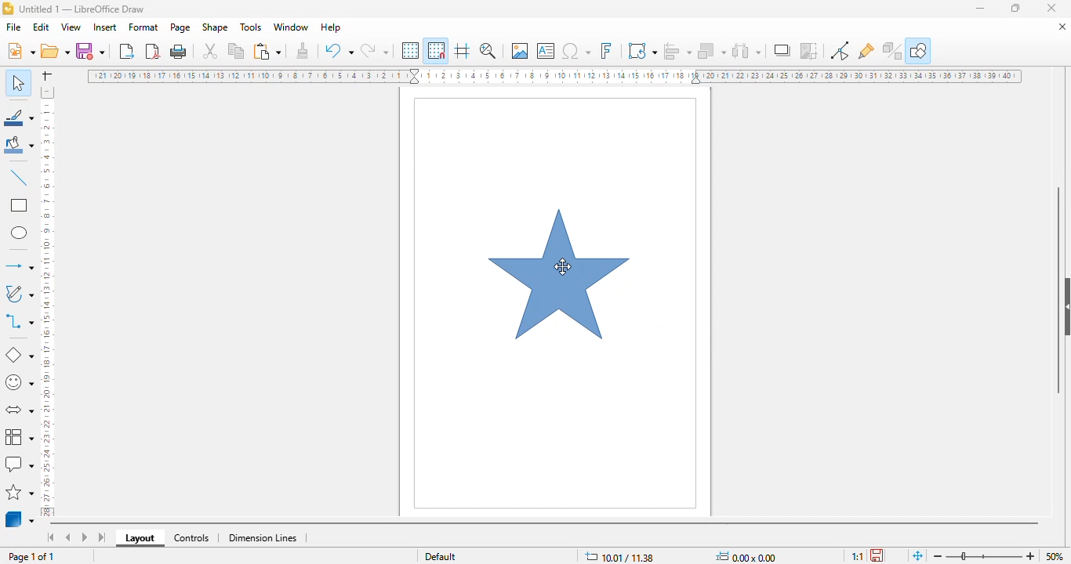 Image resolution: width=1071 pixels, height=564 pixels. What do you see at coordinates (20, 233) in the screenshot?
I see `ellipse` at bounding box center [20, 233].